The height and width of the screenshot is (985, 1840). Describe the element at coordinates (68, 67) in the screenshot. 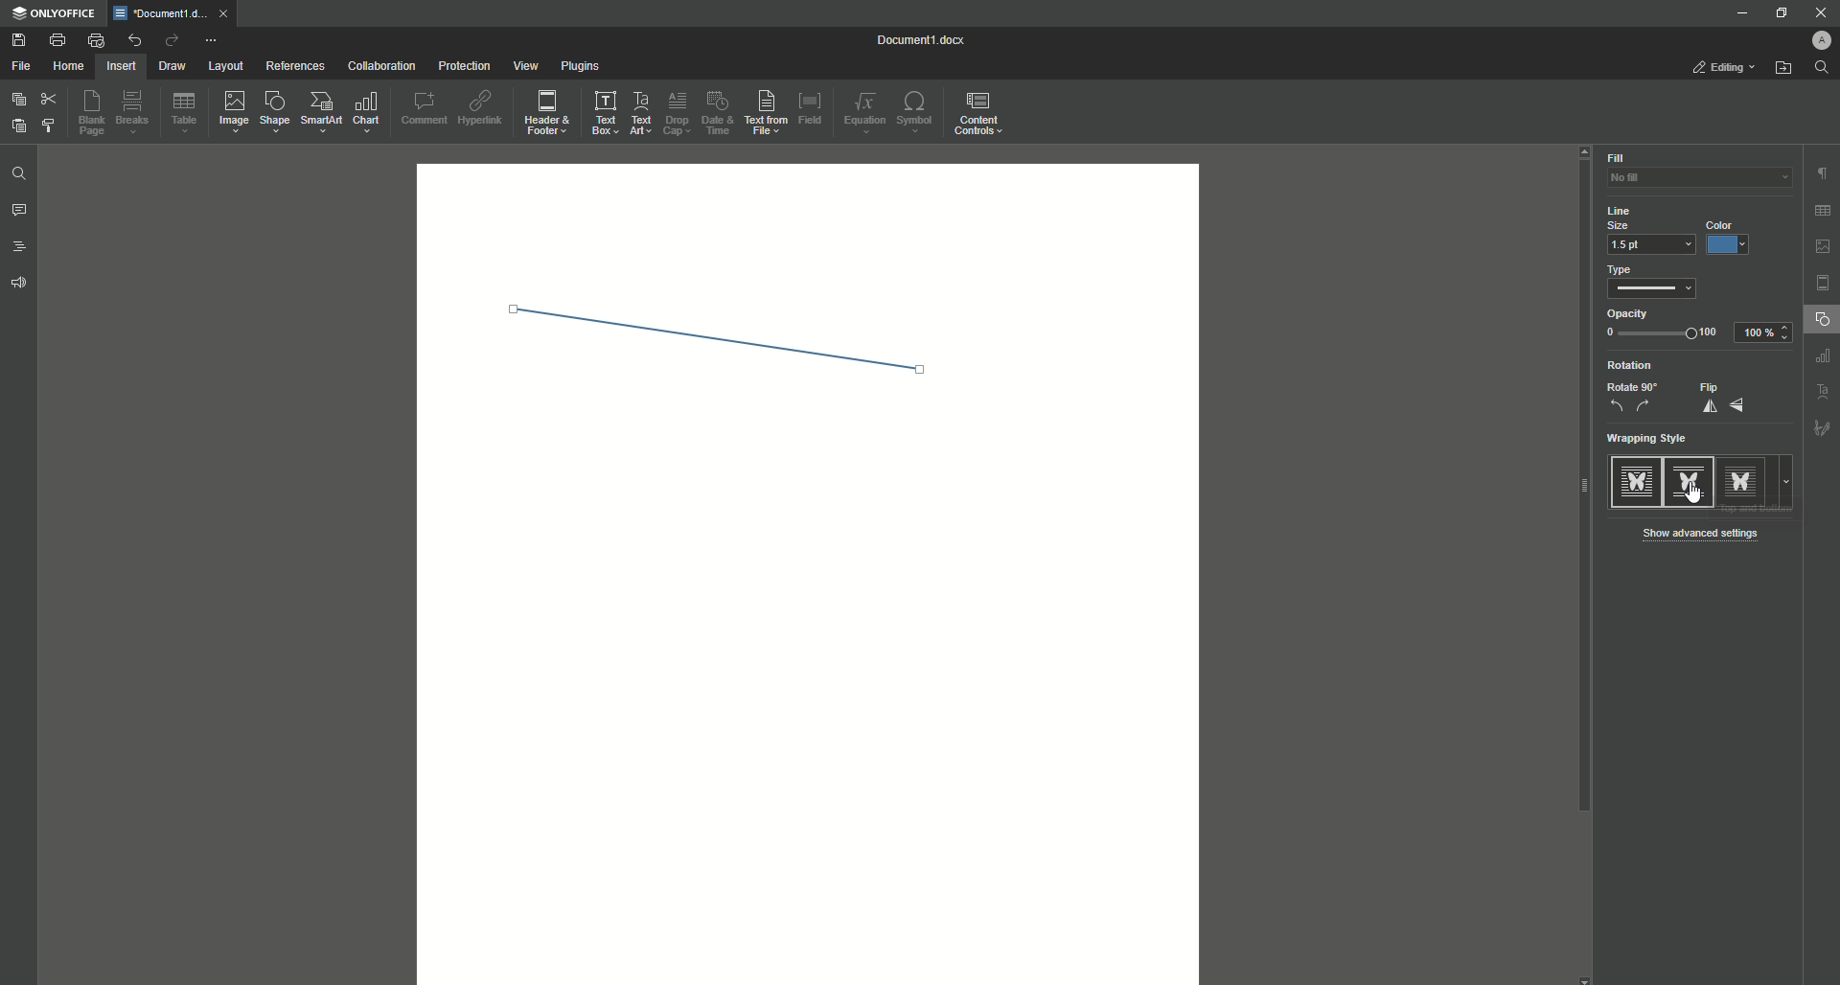

I see `Home` at that location.